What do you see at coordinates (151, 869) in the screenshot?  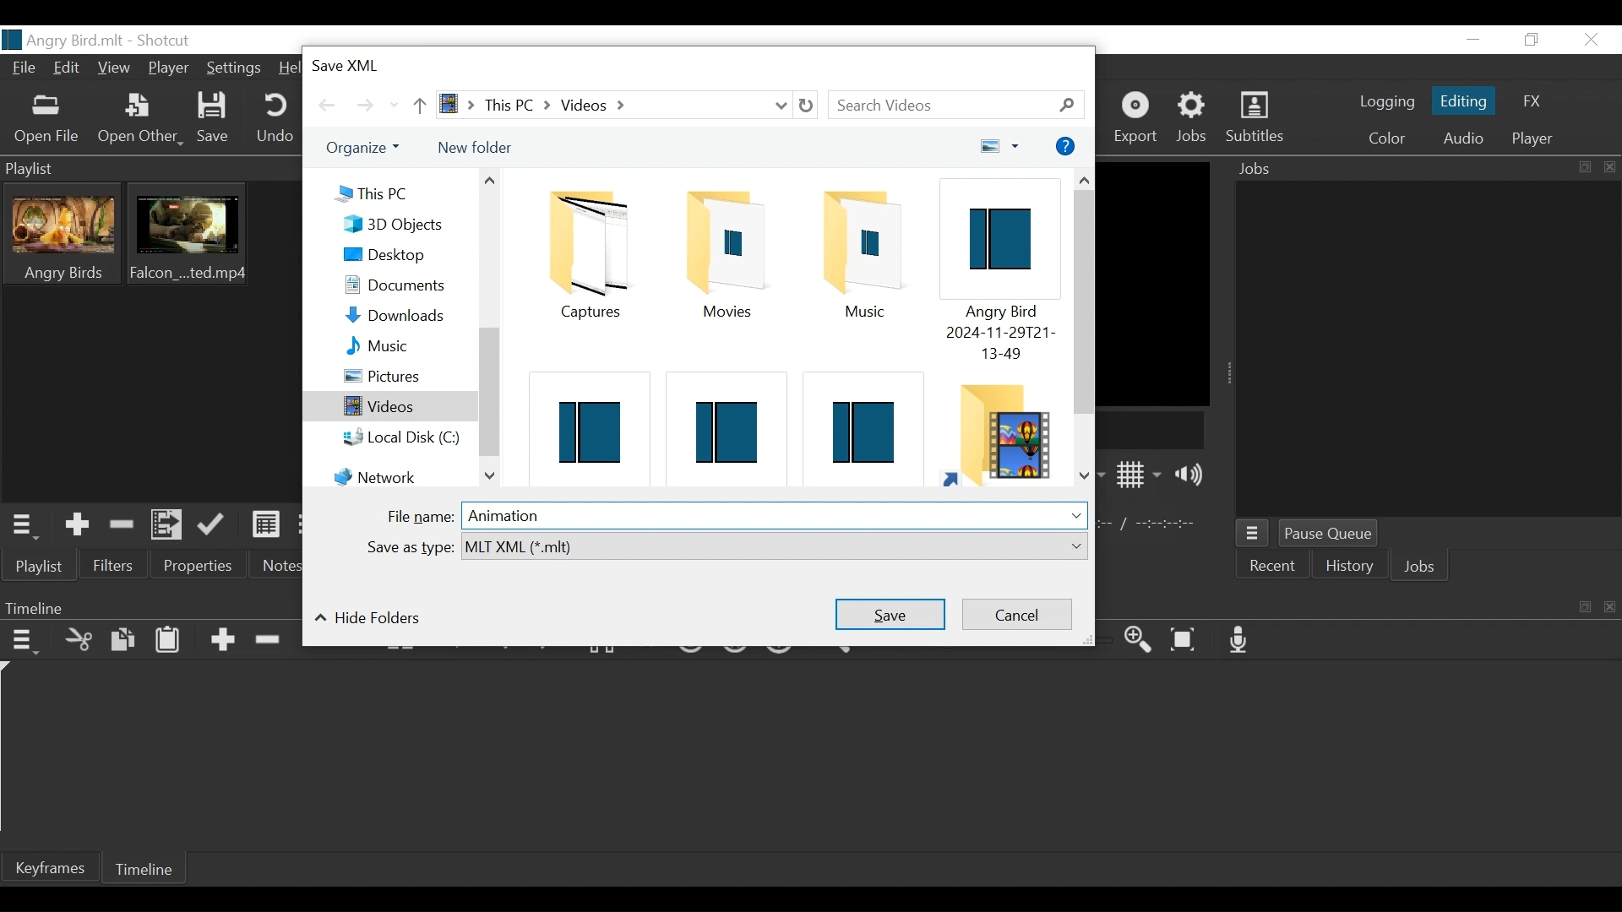 I see `Timeline` at bounding box center [151, 869].